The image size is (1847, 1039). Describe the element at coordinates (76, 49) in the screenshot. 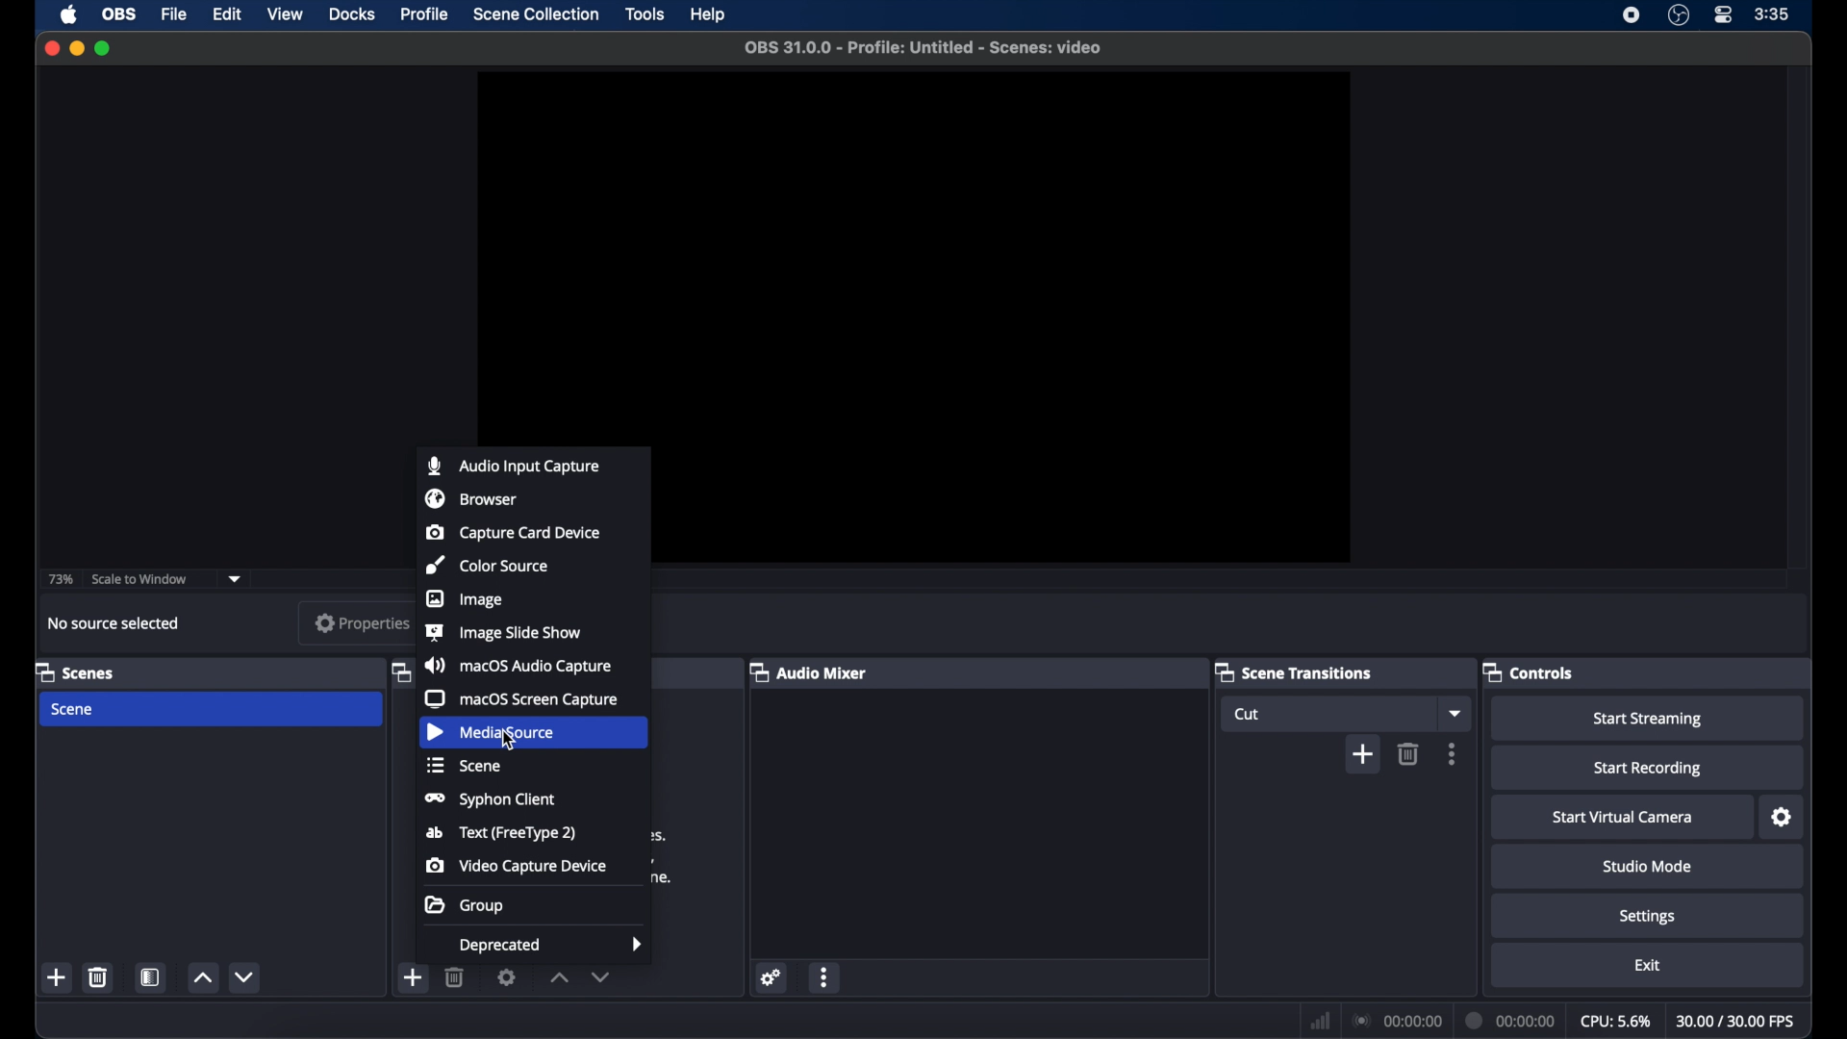

I see `minimize` at that location.